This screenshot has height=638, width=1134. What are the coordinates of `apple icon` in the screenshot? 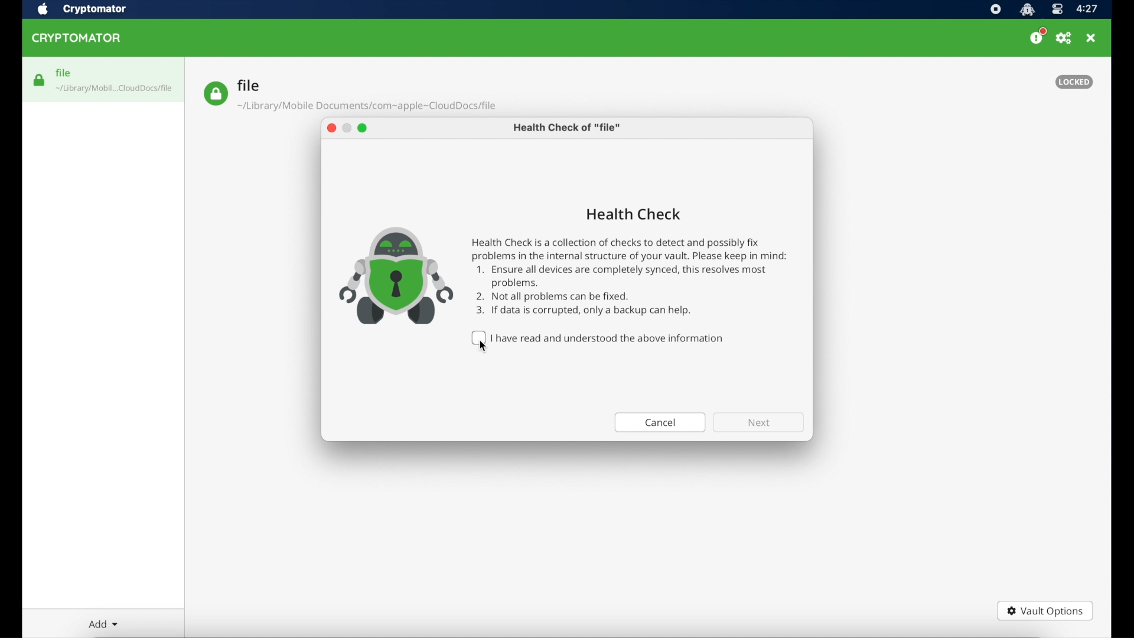 It's located at (43, 9).